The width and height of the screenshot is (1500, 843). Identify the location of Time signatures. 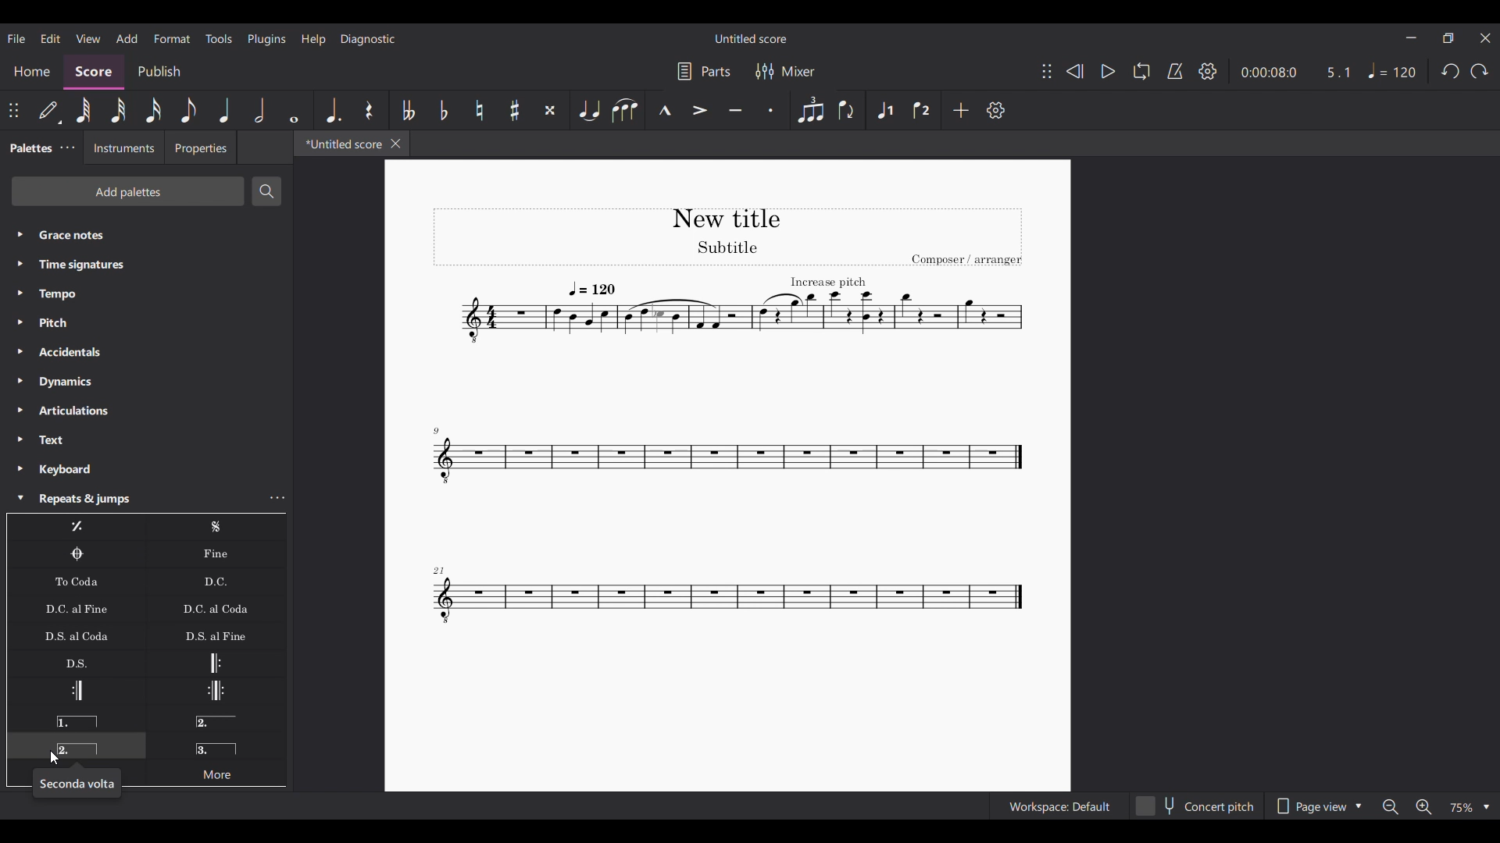
(146, 265).